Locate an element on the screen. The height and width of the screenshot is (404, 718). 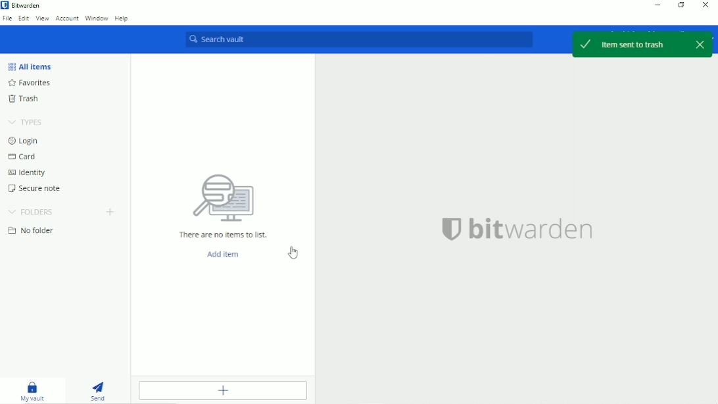
Types is located at coordinates (28, 122).